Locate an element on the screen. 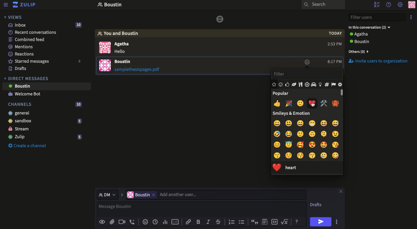  Zulip is located at coordinates (24, 4).